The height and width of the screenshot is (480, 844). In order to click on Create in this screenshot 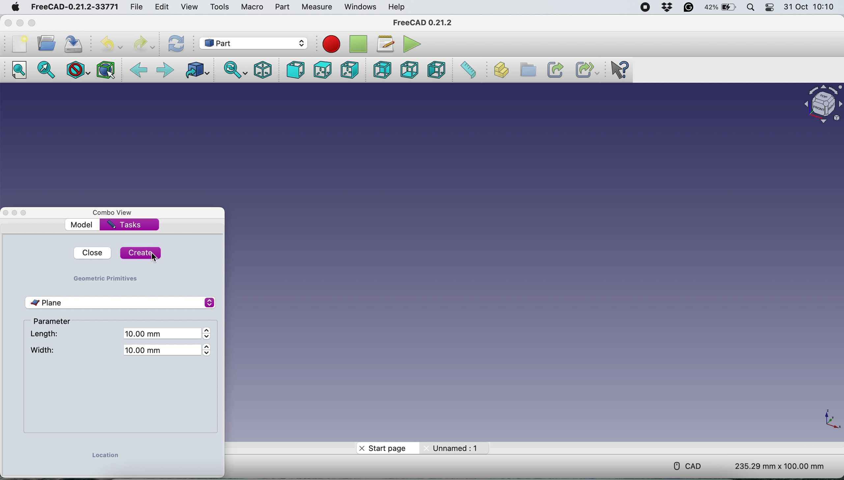, I will do `click(140, 253)`.